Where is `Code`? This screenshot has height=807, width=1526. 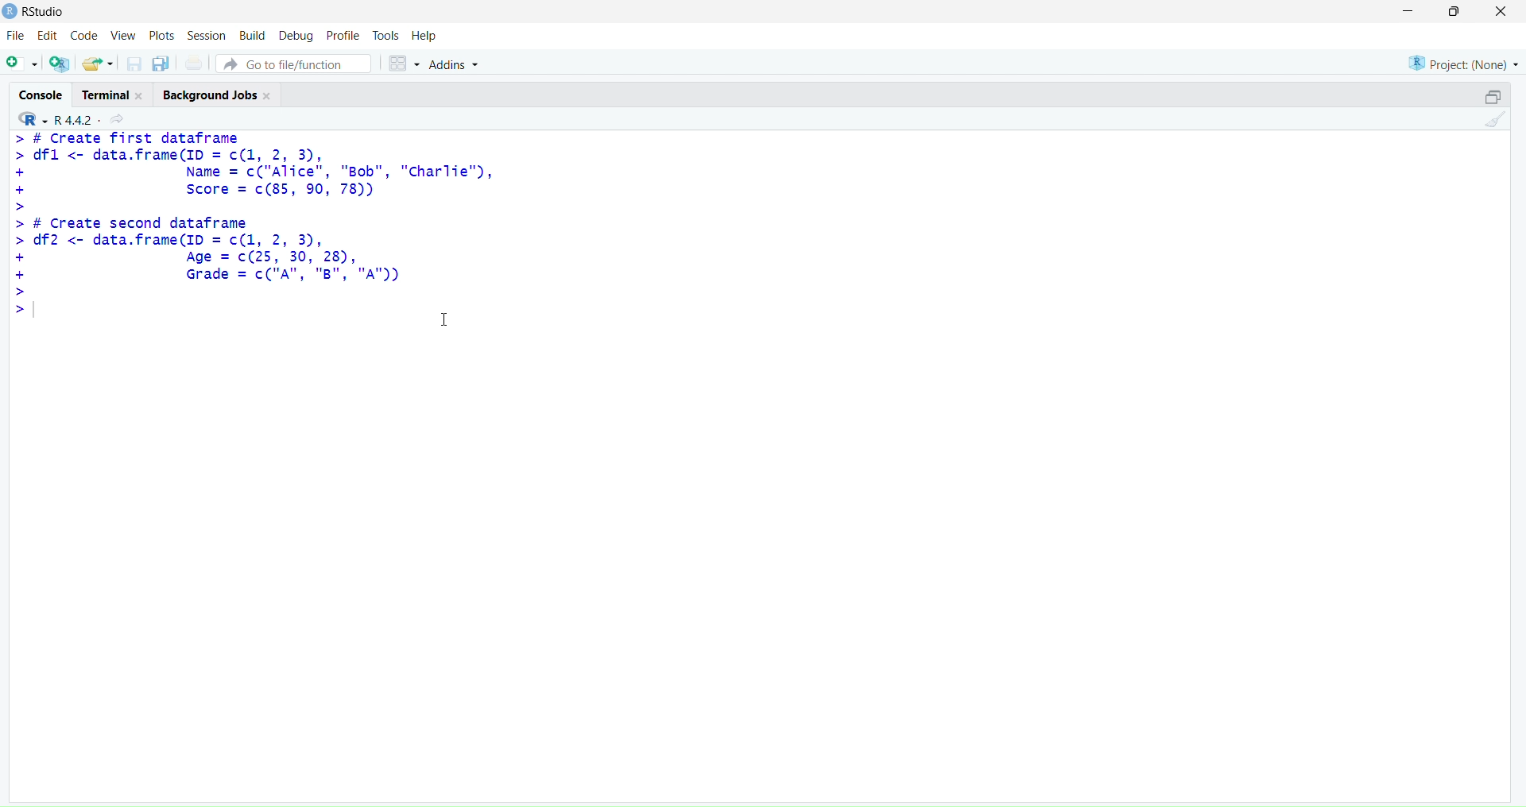 Code is located at coordinates (87, 35).